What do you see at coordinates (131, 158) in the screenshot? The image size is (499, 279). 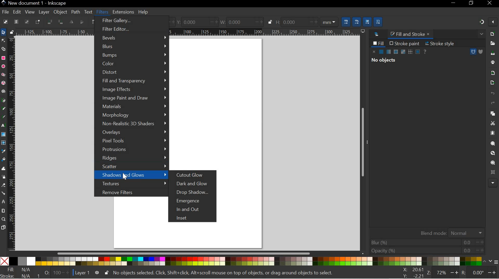 I see `RIDGES` at bounding box center [131, 158].